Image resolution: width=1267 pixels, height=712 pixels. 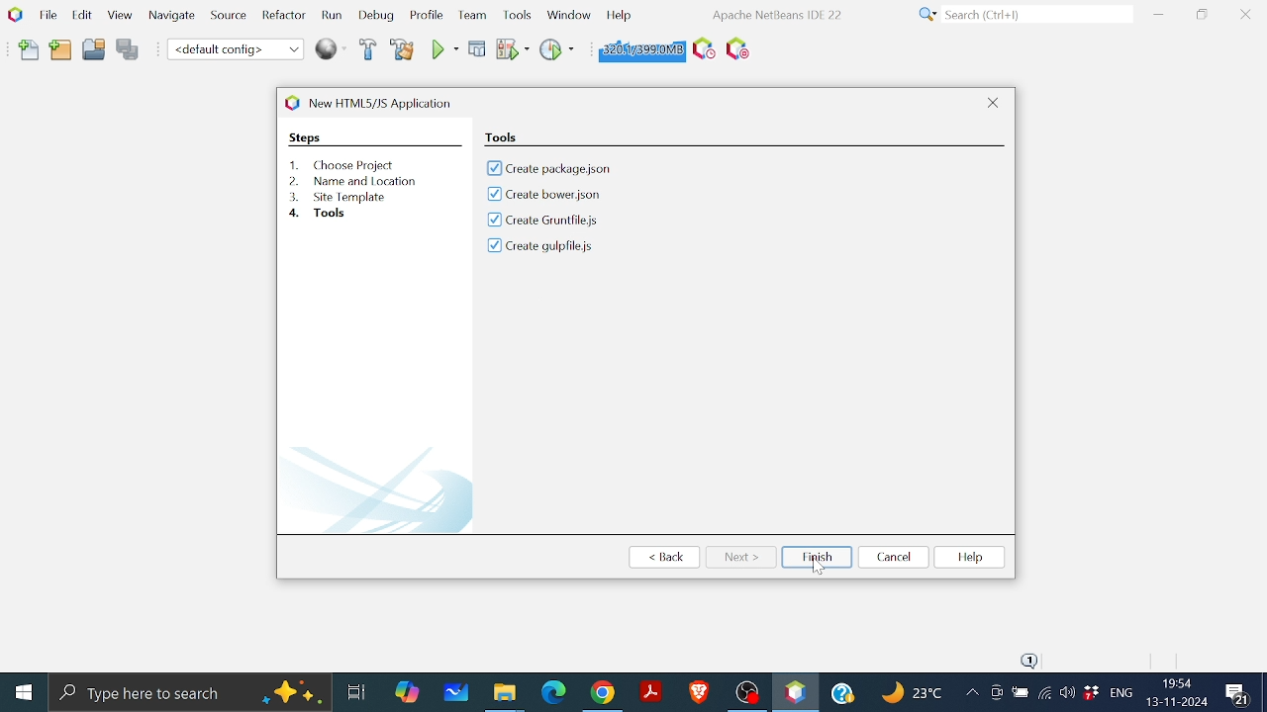 What do you see at coordinates (355, 689) in the screenshot?
I see `Task view` at bounding box center [355, 689].